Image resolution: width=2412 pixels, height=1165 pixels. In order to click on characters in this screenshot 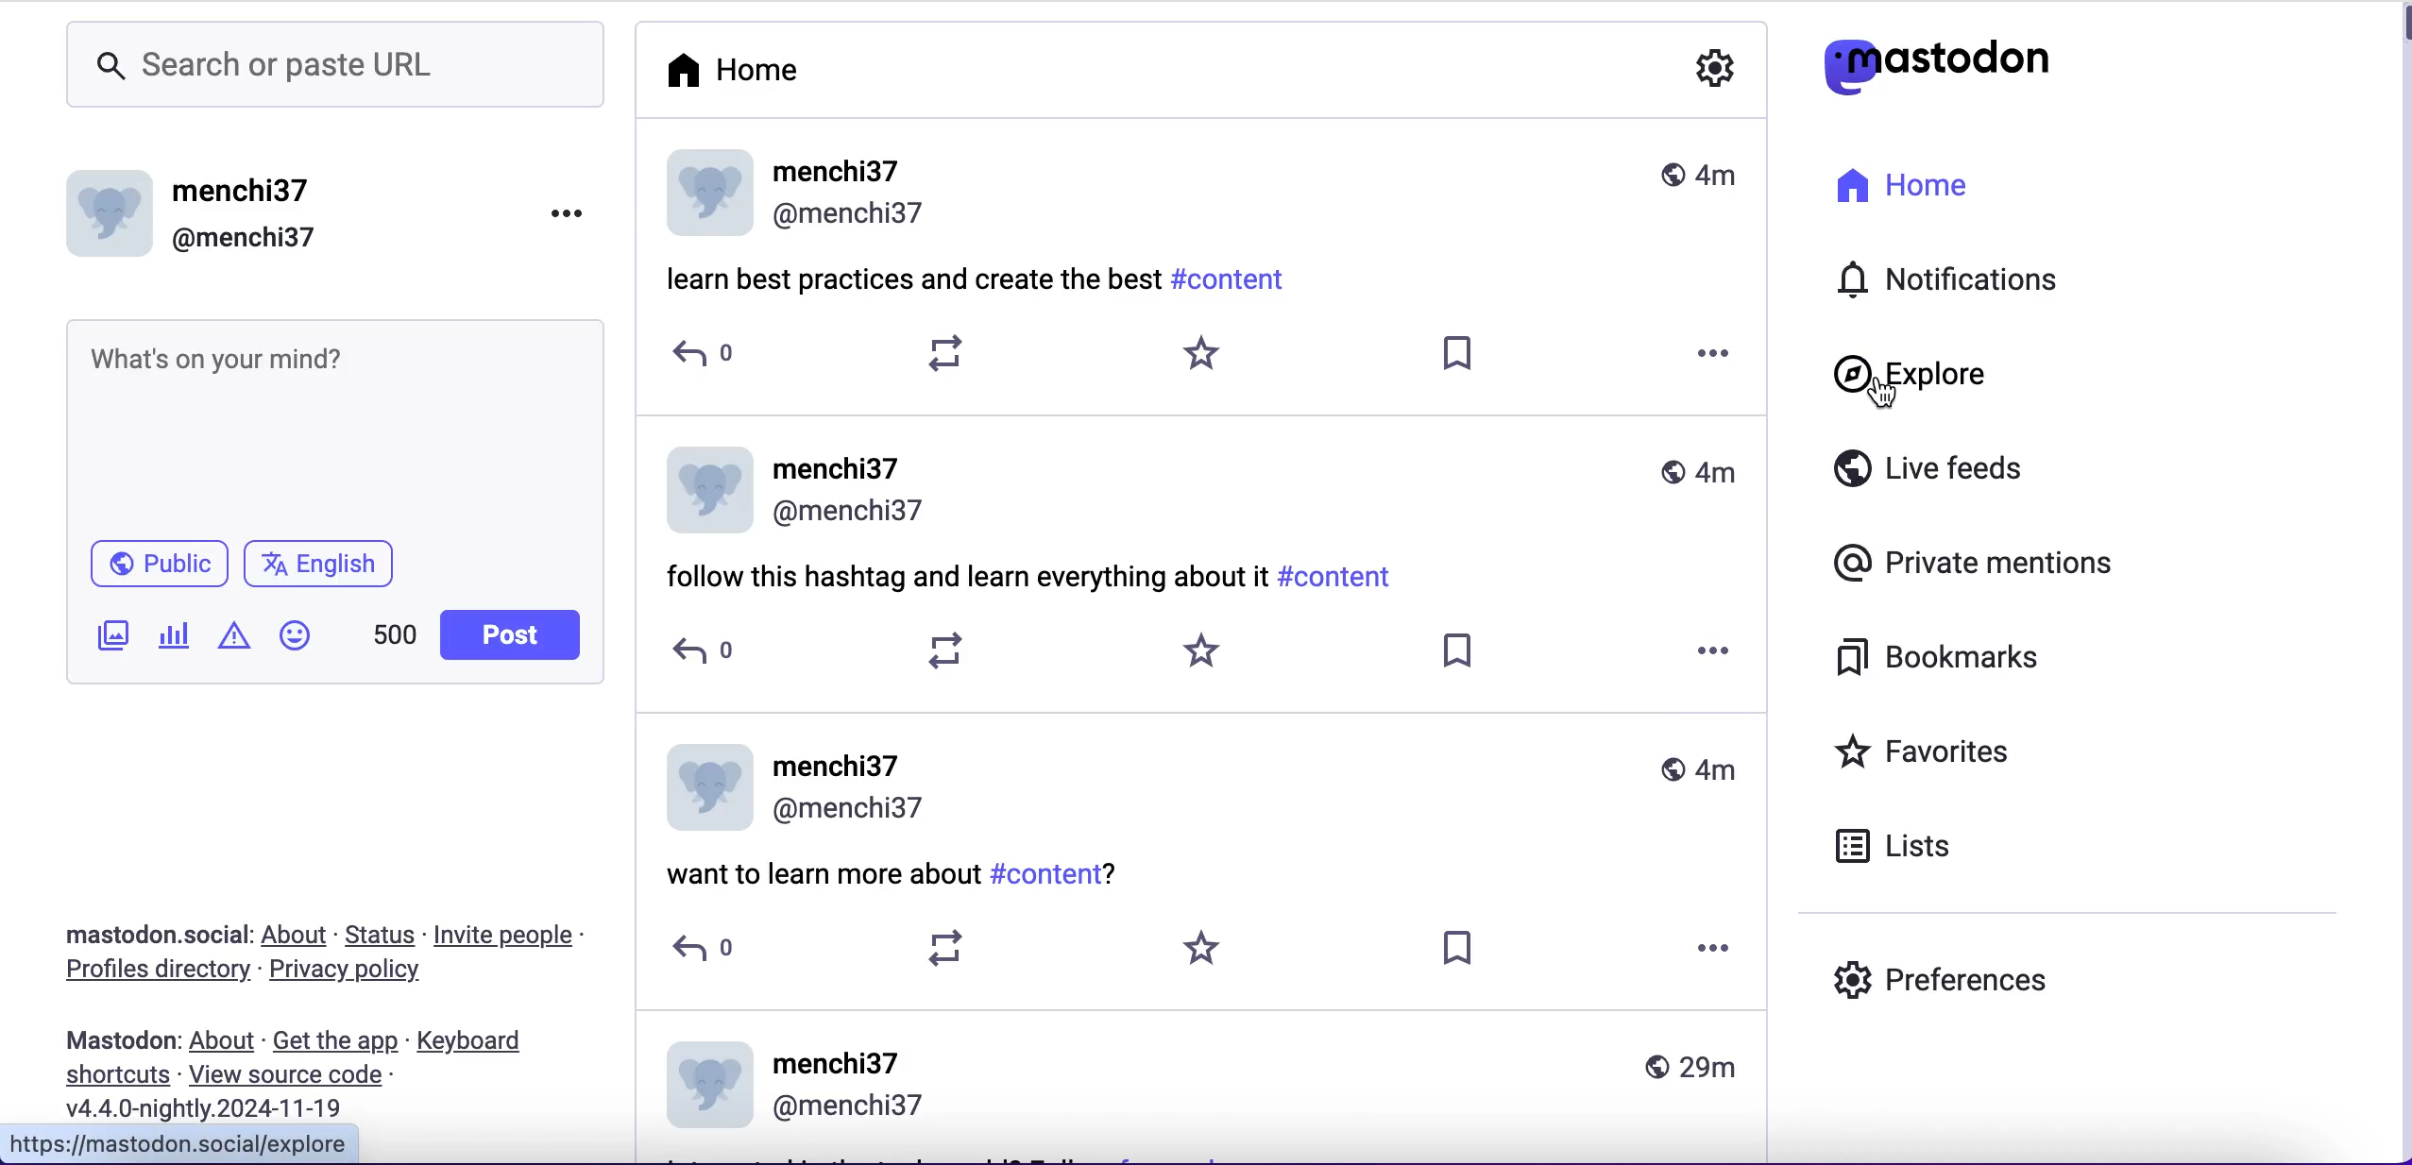, I will do `click(398, 635)`.